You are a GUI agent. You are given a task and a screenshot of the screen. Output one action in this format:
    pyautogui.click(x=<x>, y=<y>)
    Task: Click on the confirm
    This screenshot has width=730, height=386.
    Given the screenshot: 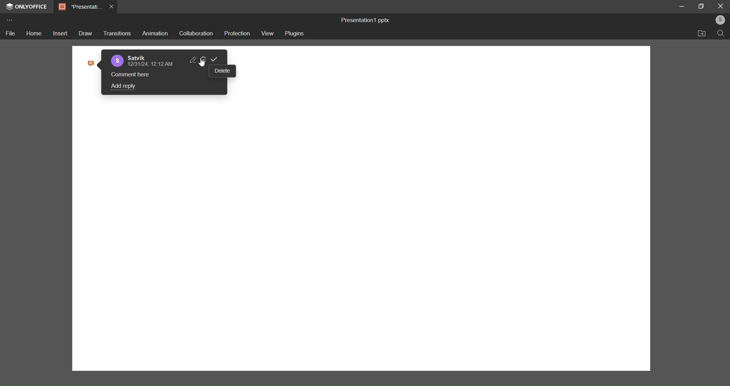 What is the action you would take?
    pyautogui.click(x=215, y=59)
    